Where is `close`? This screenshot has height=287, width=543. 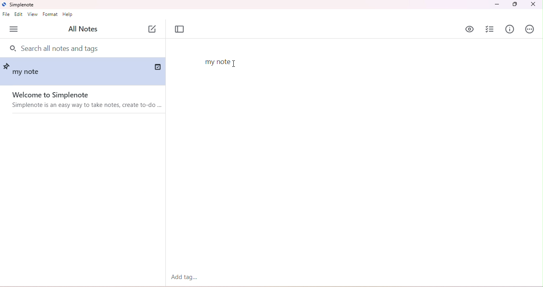 close is located at coordinates (533, 5).